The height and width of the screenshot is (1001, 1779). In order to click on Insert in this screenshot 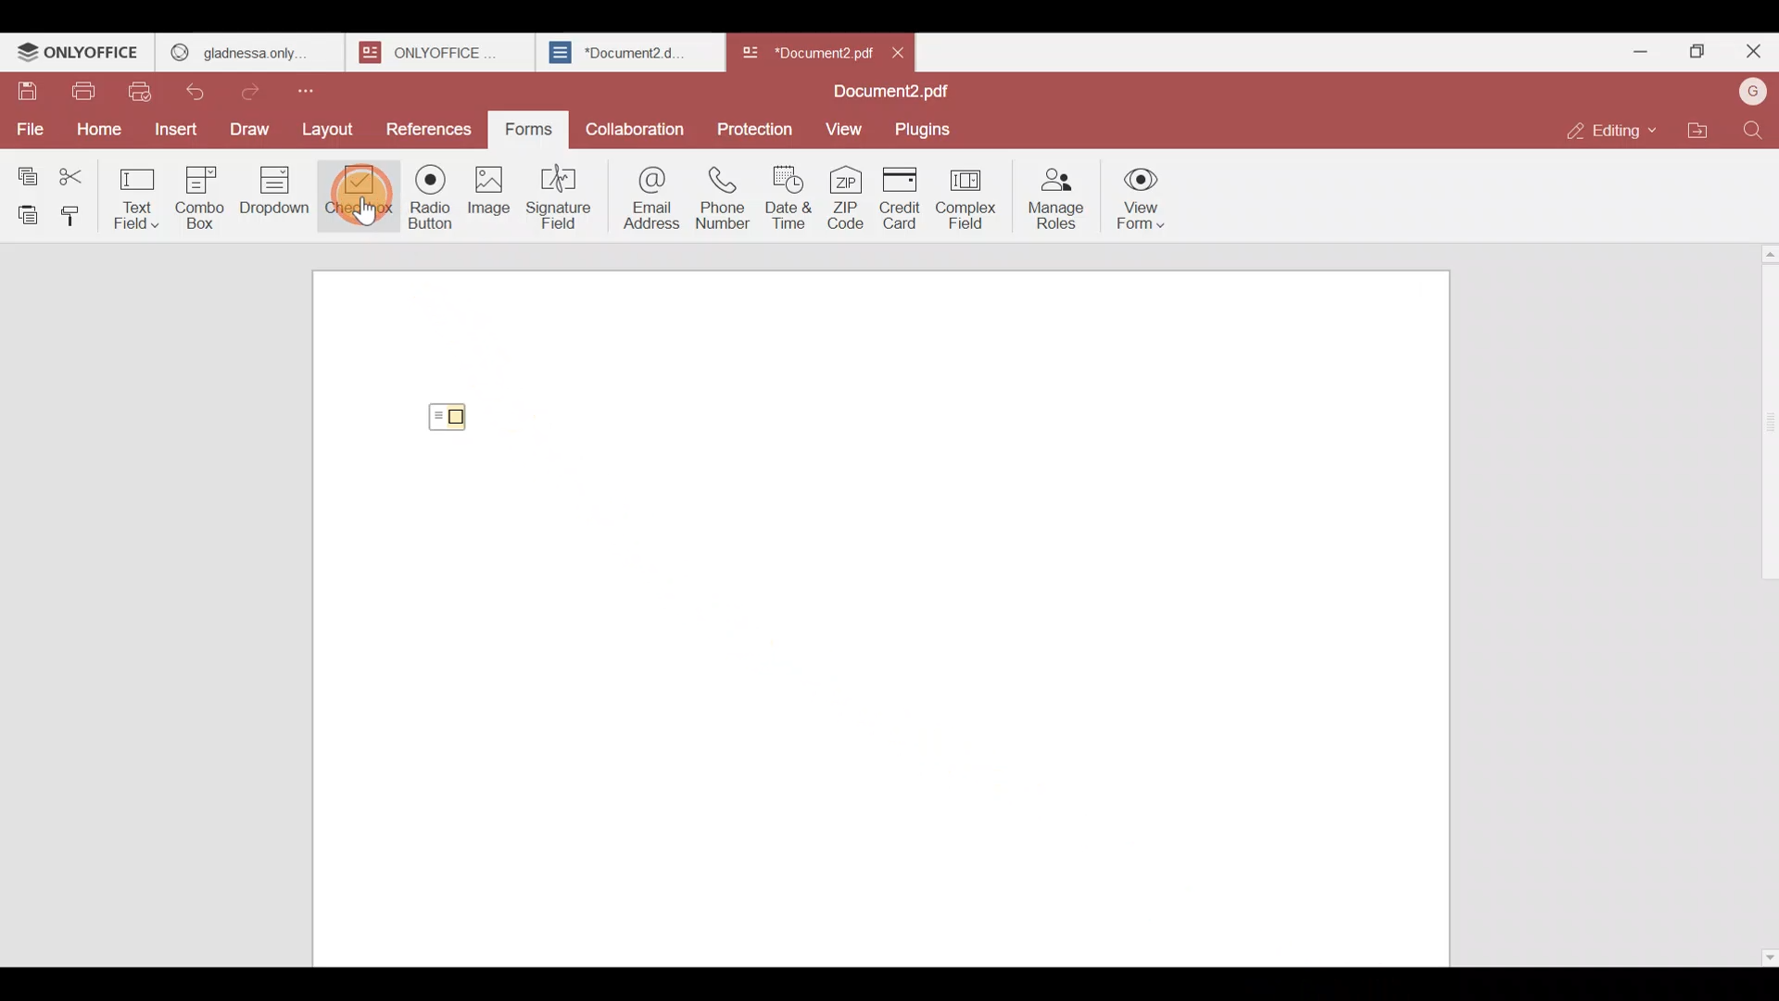, I will do `click(173, 128)`.